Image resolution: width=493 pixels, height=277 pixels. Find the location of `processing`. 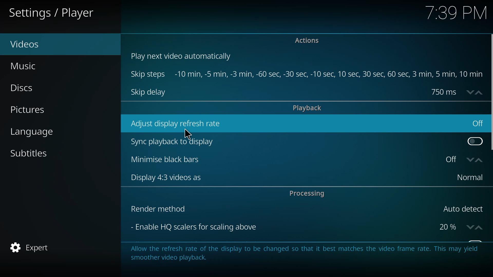

processing is located at coordinates (307, 193).